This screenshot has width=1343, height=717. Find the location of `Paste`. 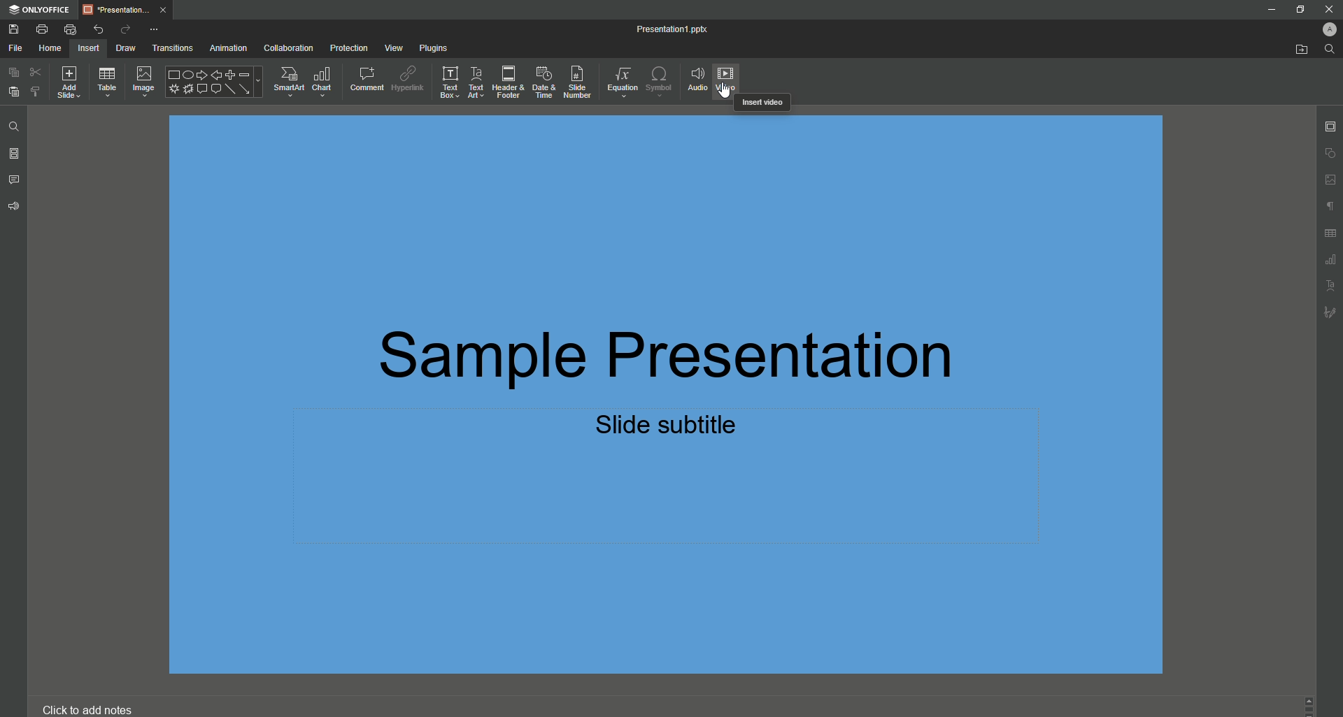

Paste is located at coordinates (13, 92).